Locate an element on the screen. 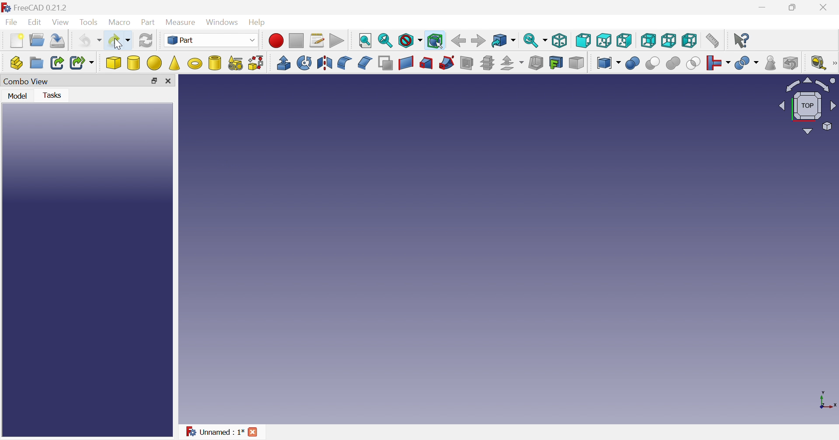 The width and height of the screenshot is (839, 440). Check geometry is located at coordinates (771, 63).